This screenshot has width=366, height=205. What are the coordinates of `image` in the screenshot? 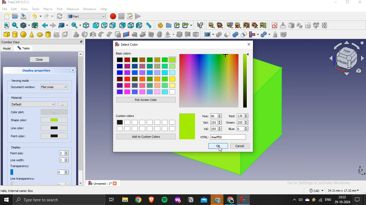 It's located at (214, 80).